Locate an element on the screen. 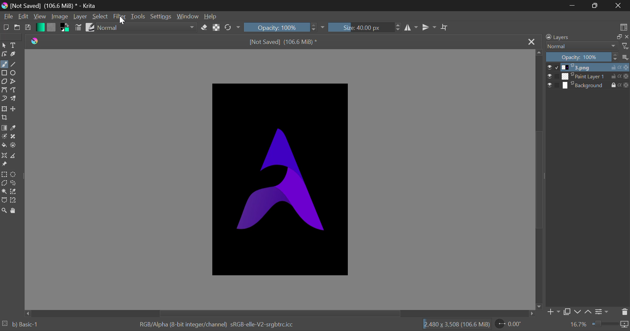 This screenshot has height=331, width=630. New is located at coordinates (6, 28).